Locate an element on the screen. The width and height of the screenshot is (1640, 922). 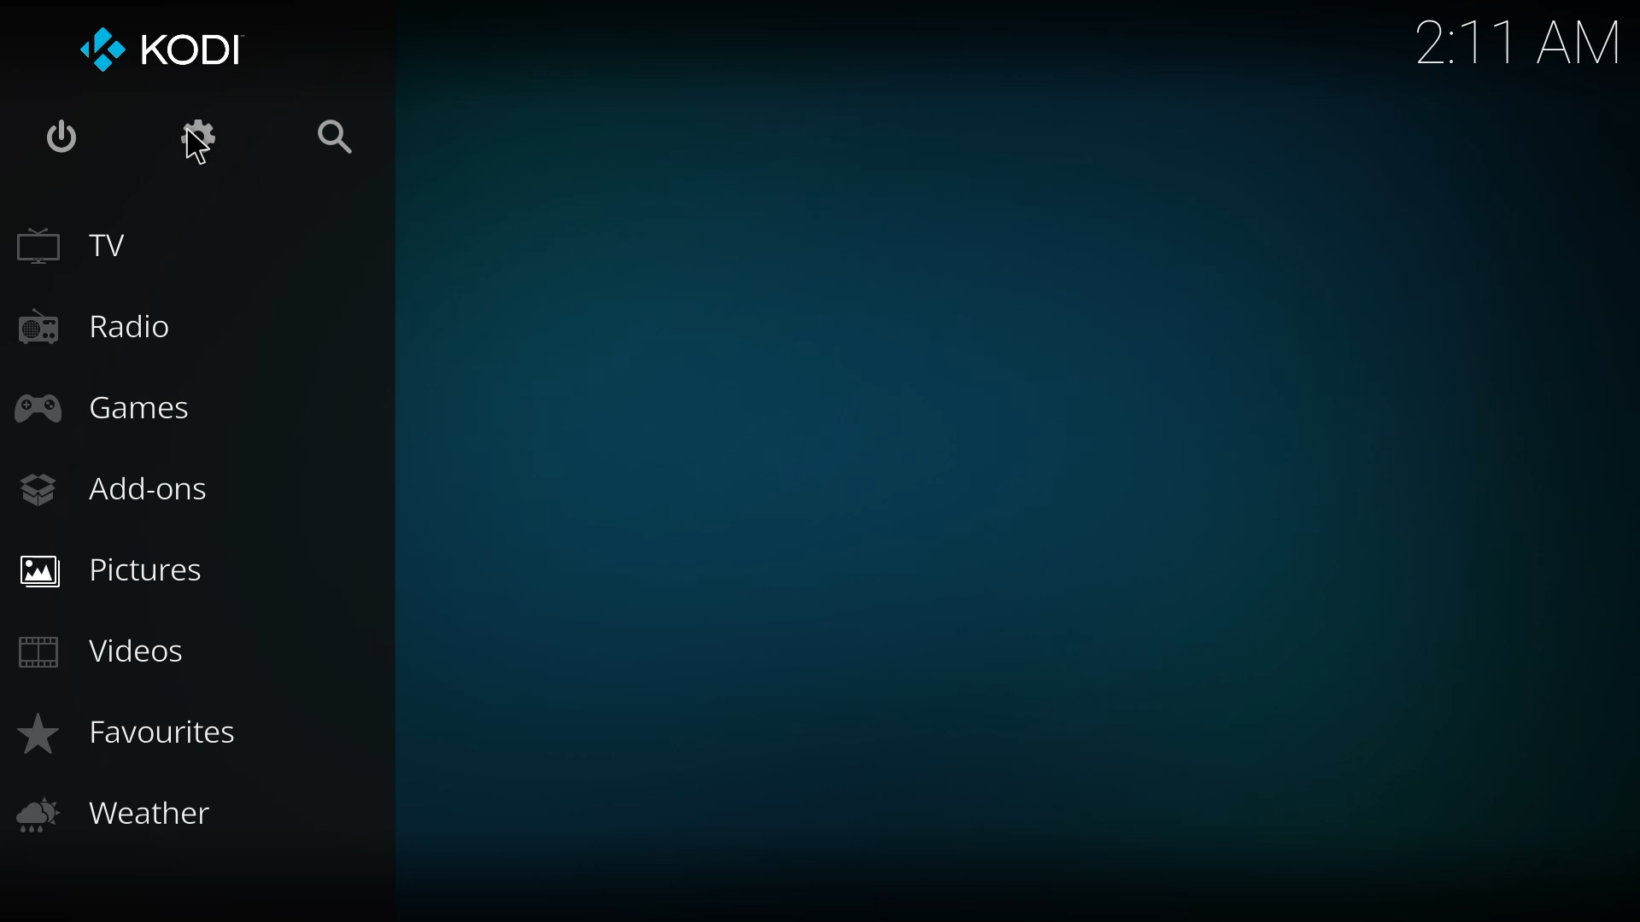
add-ons is located at coordinates (115, 490).